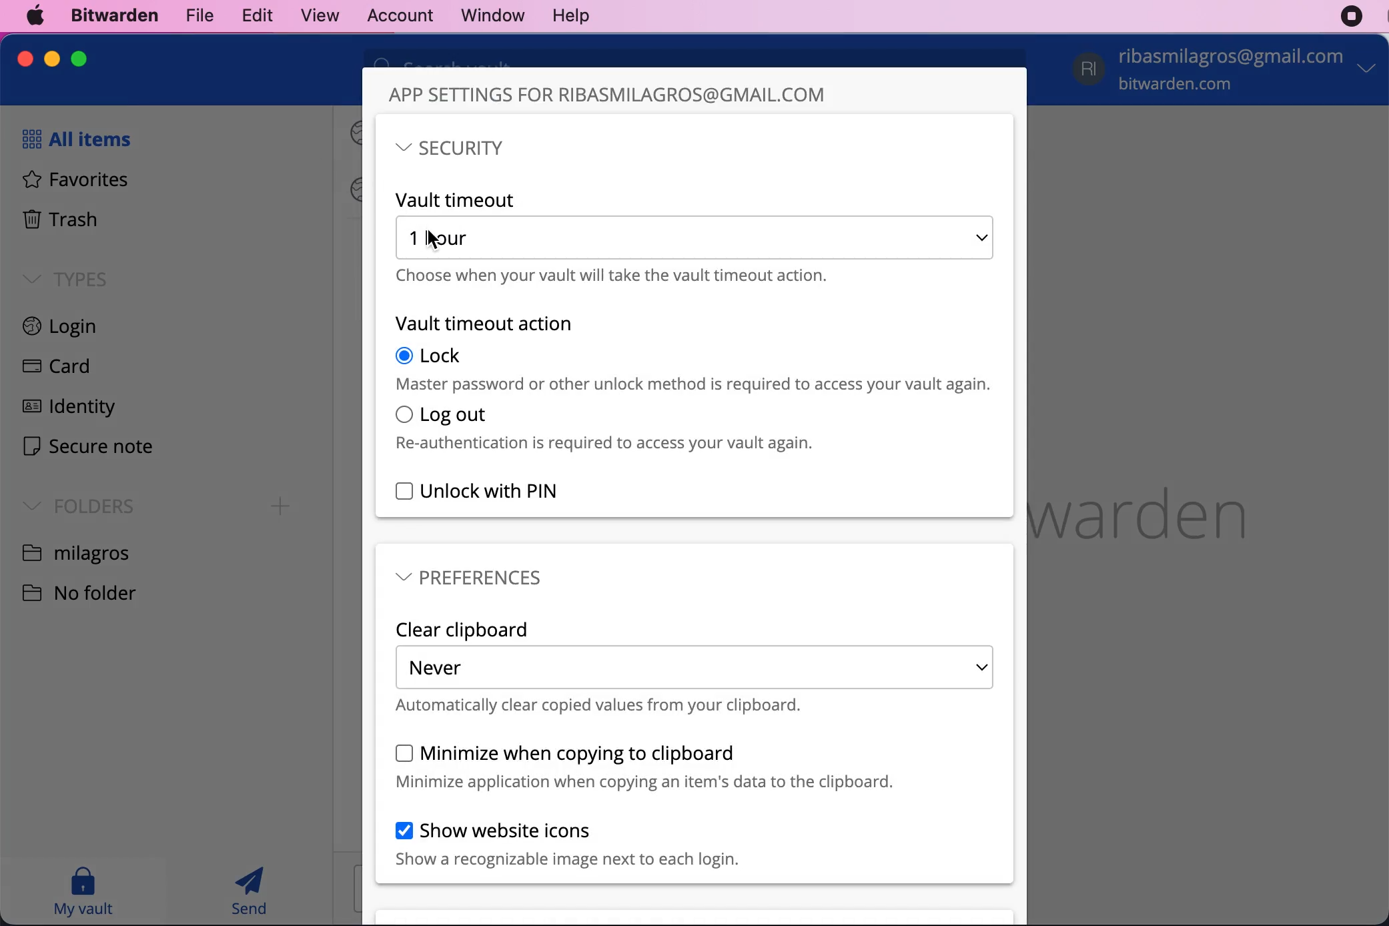 The width and height of the screenshot is (1389, 926). I want to click on window, so click(485, 15).